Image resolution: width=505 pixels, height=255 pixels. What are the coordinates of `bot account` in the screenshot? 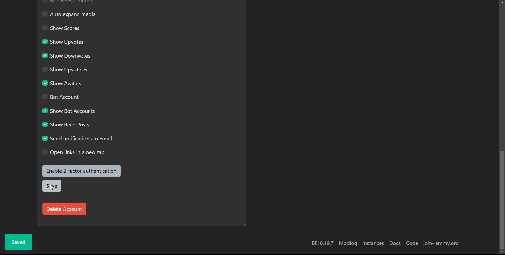 It's located at (59, 97).